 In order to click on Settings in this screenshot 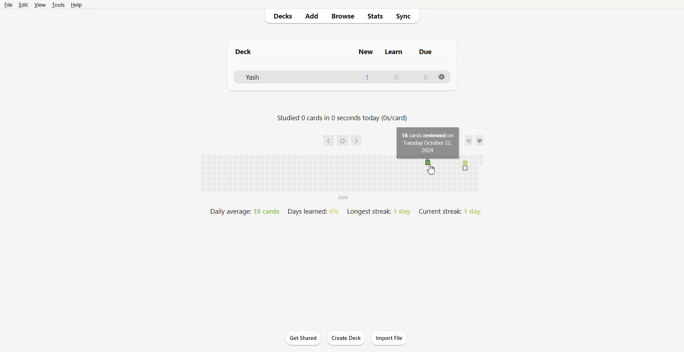, I will do `click(442, 77)`.